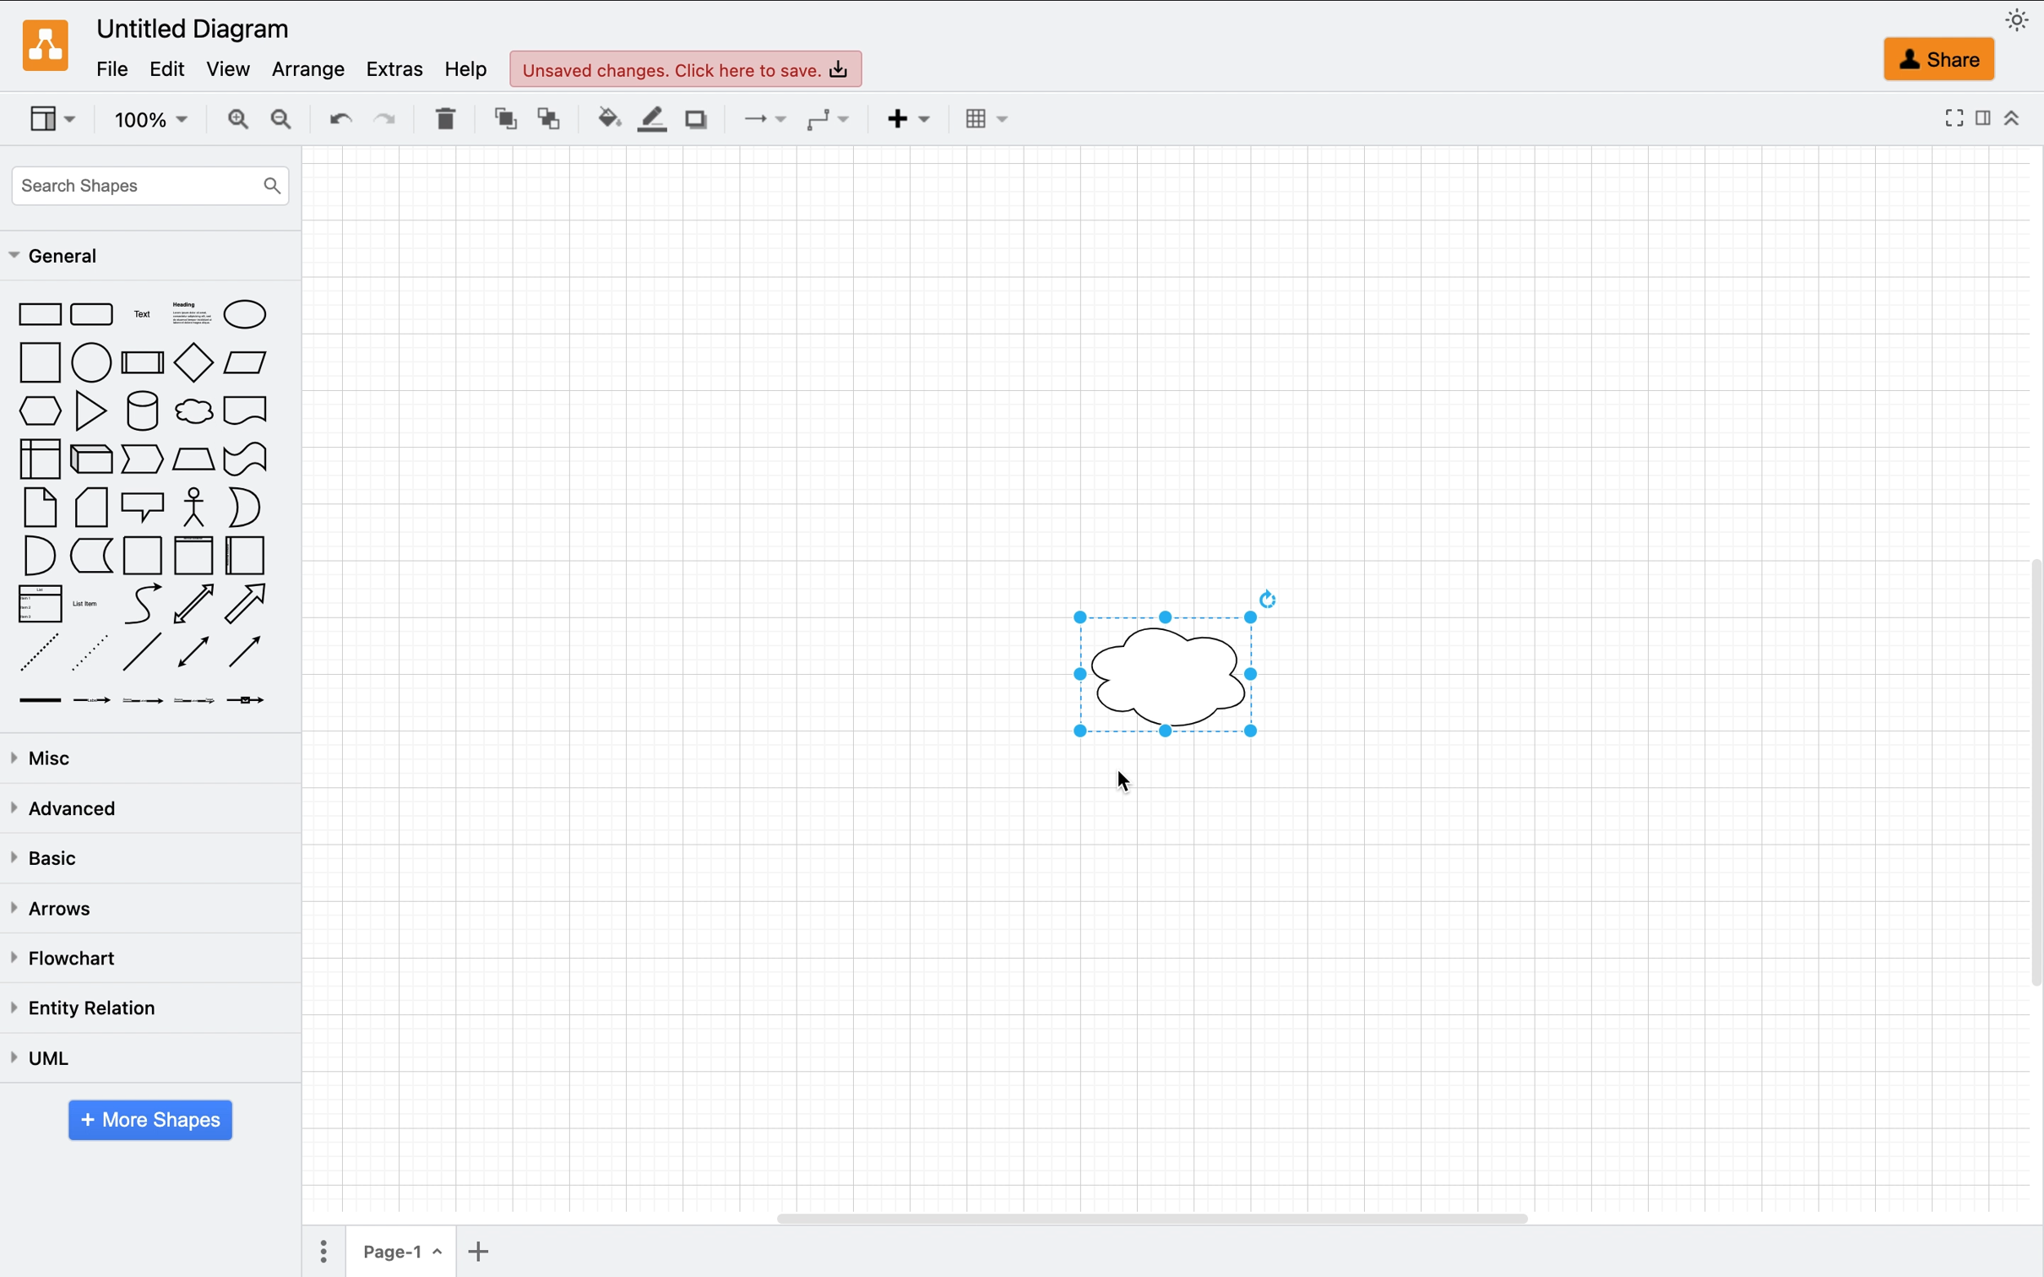  I want to click on entity relation, so click(89, 1012).